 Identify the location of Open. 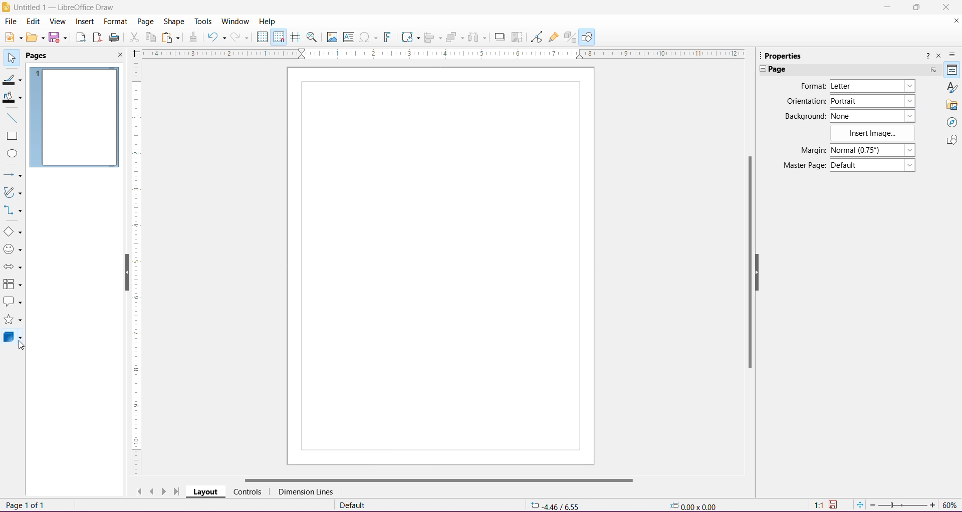
(35, 38).